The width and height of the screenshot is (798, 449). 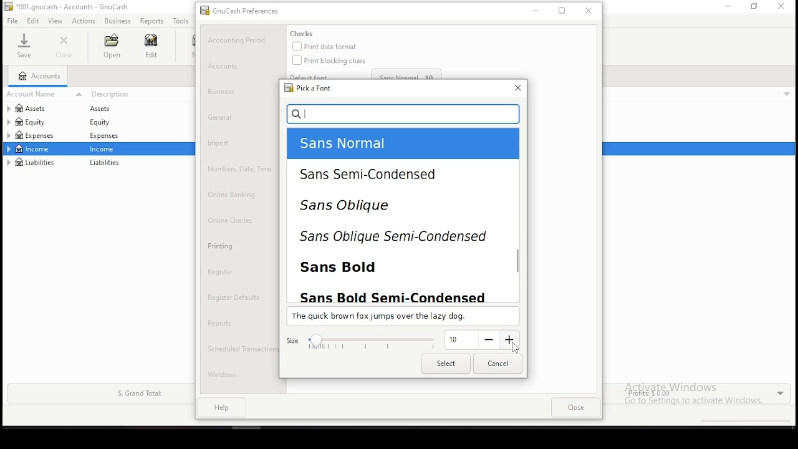 I want to click on save, so click(x=24, y=46).